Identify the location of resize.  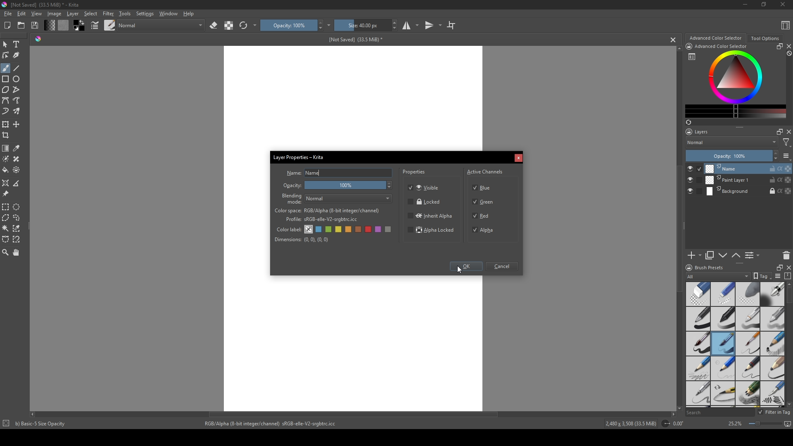
(778, 46).